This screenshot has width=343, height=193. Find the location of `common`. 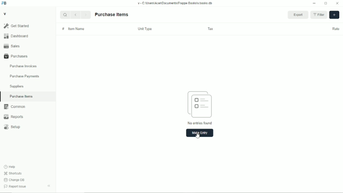

common is located at coordinates (15, 107).